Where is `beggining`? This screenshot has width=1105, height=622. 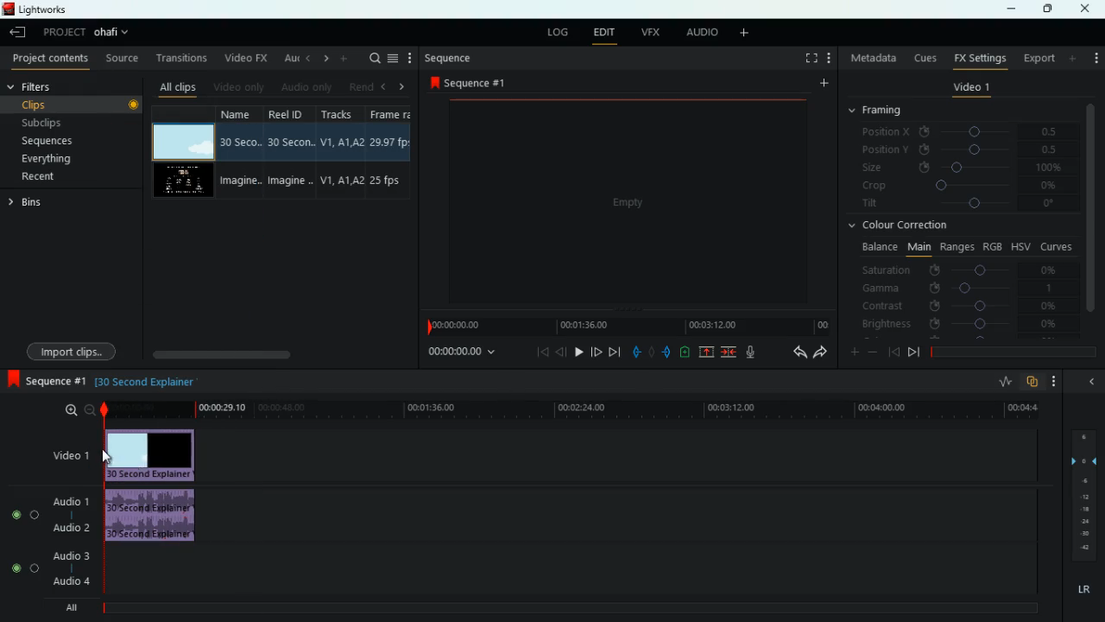
beggining is located at coordinates (893, 351).